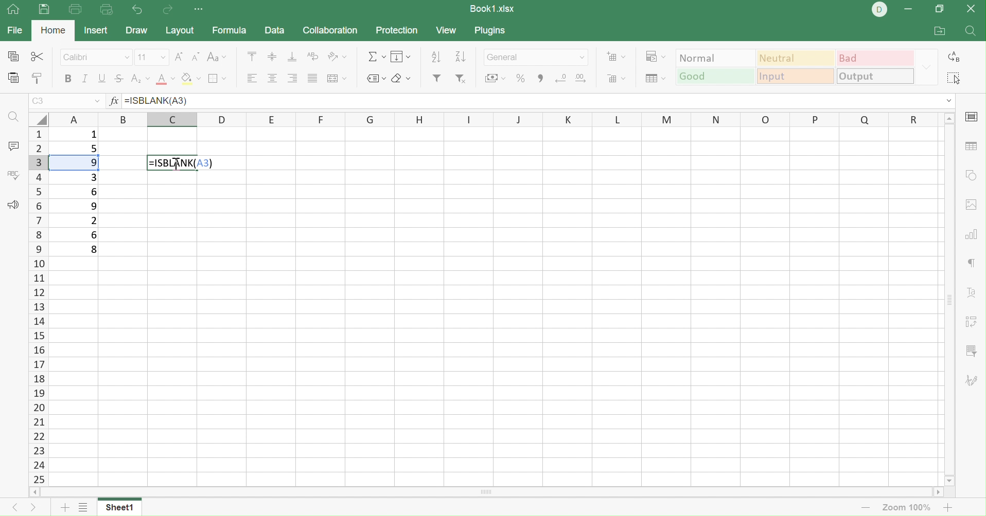  Describe the element at coordinates (97, 101) in the screenshot. I see `Drop down` at that location.